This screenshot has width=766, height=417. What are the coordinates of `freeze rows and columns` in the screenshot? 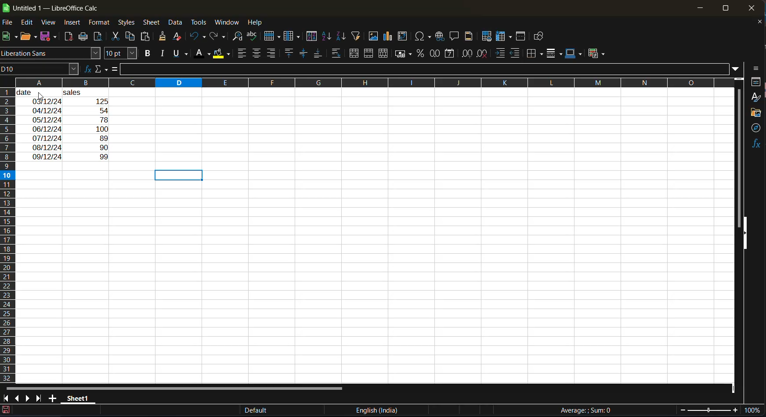 It's located at (506, 37).